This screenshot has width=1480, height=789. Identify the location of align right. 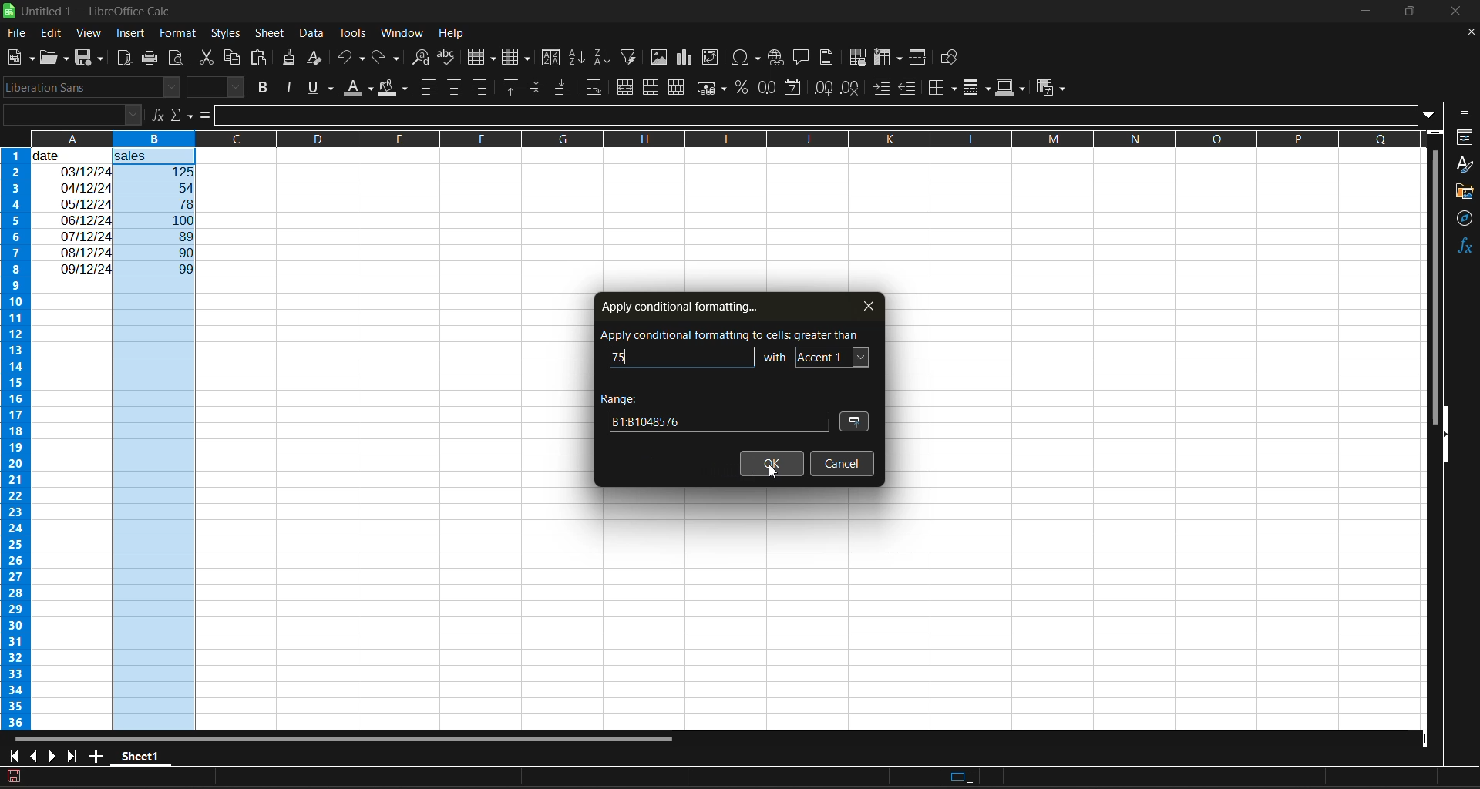
(480, 86).